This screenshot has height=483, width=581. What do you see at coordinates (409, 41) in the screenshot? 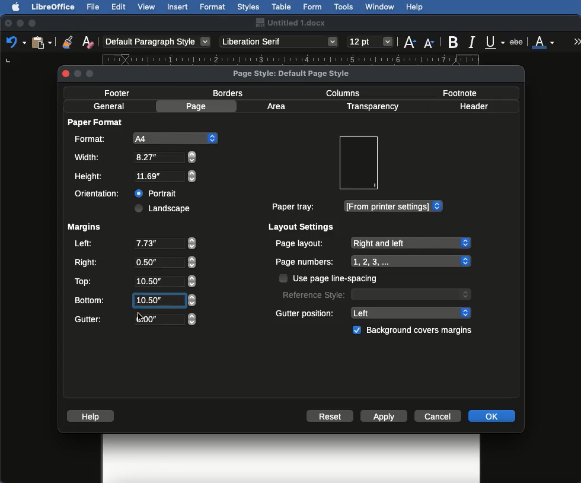
I see `Size increase` at bounding box center [409, 41].